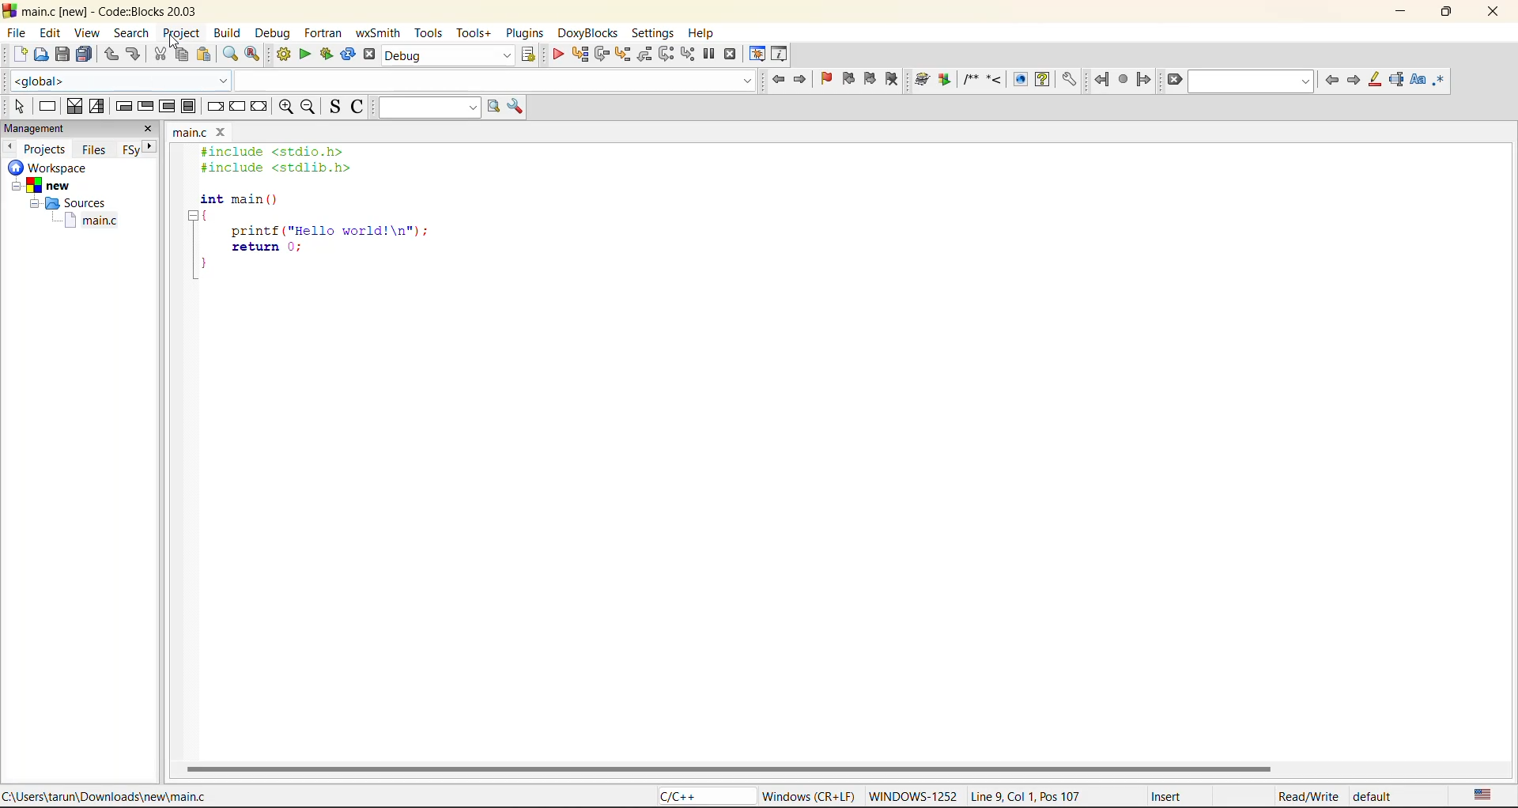 The image size is (1518, 808). What do you see at coordinates (1306, 795) in the screenshot?
I see `Read/Write` at bounding box center [1306, 795].